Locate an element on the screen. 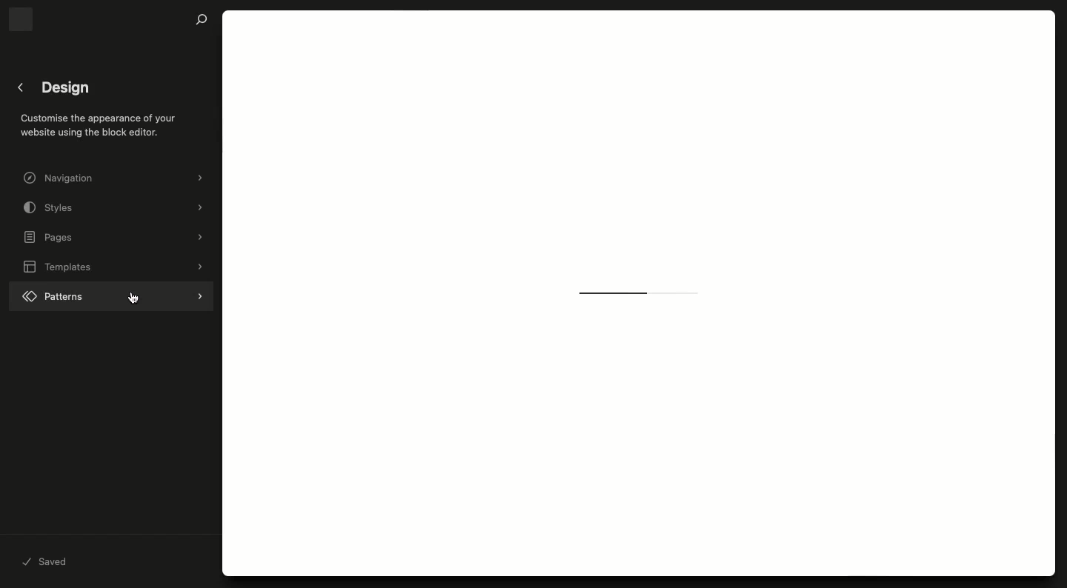 This screenshot has width=1067, height=588. Patterns is located at coordinates (111, 294).